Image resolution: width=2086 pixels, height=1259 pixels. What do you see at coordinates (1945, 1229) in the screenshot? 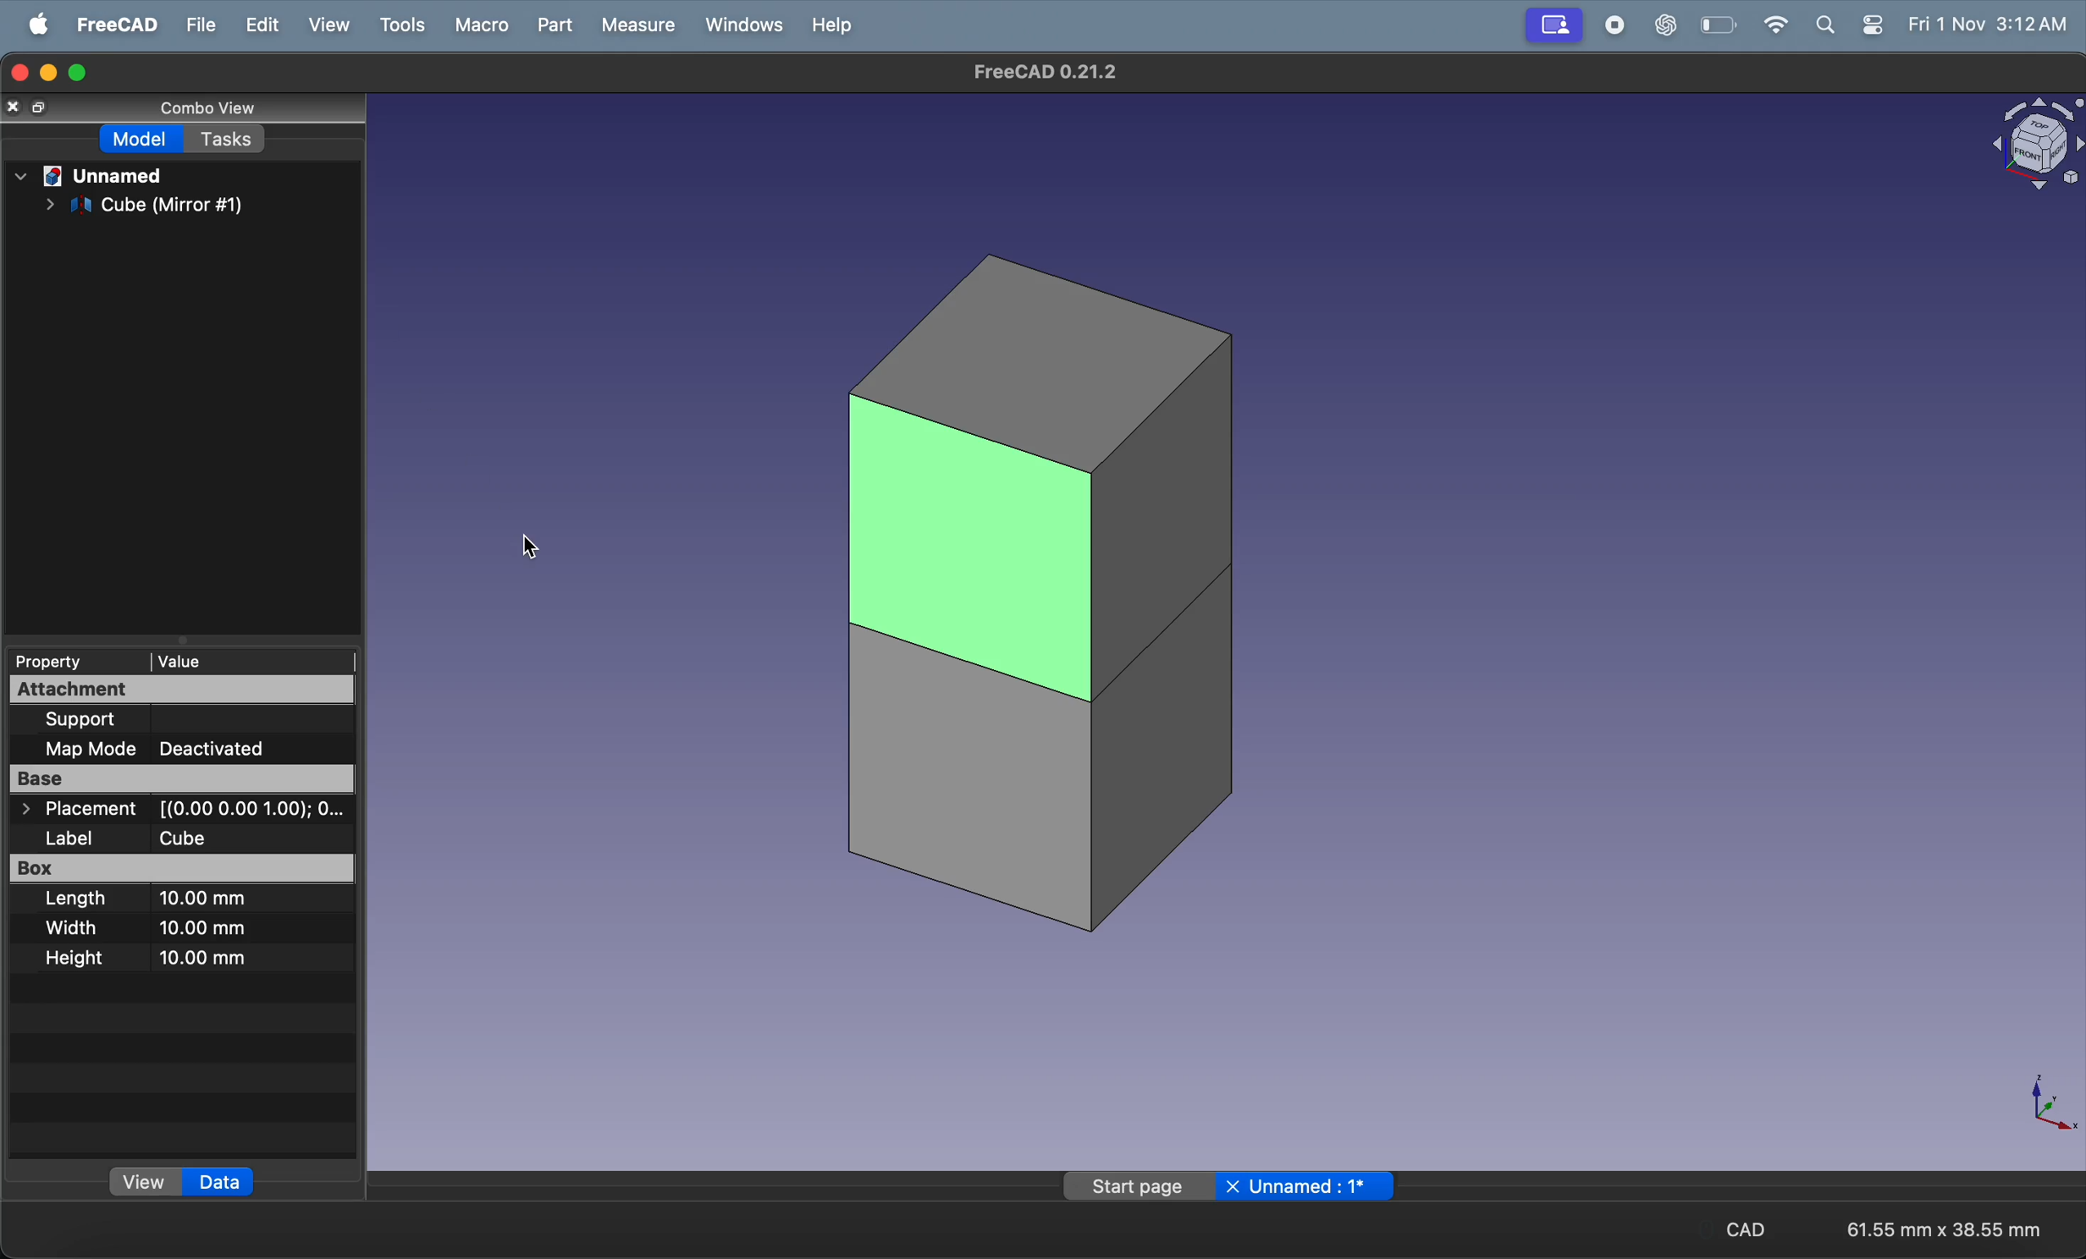
I see `61.55 mm x 38.55 mm` at bounding box center [1945, 1229].